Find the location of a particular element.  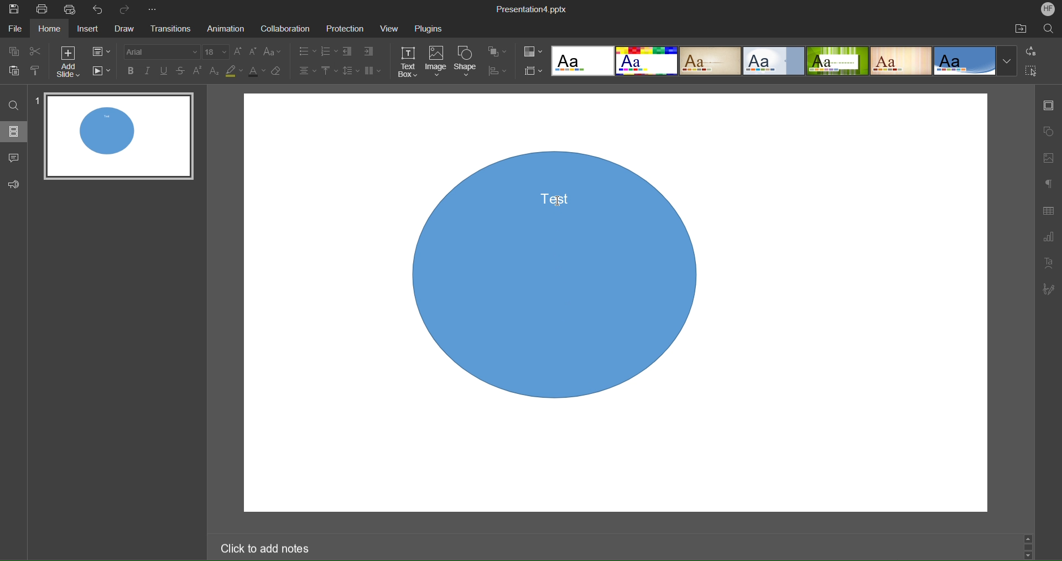

Font is located at coordinates (159, 53).